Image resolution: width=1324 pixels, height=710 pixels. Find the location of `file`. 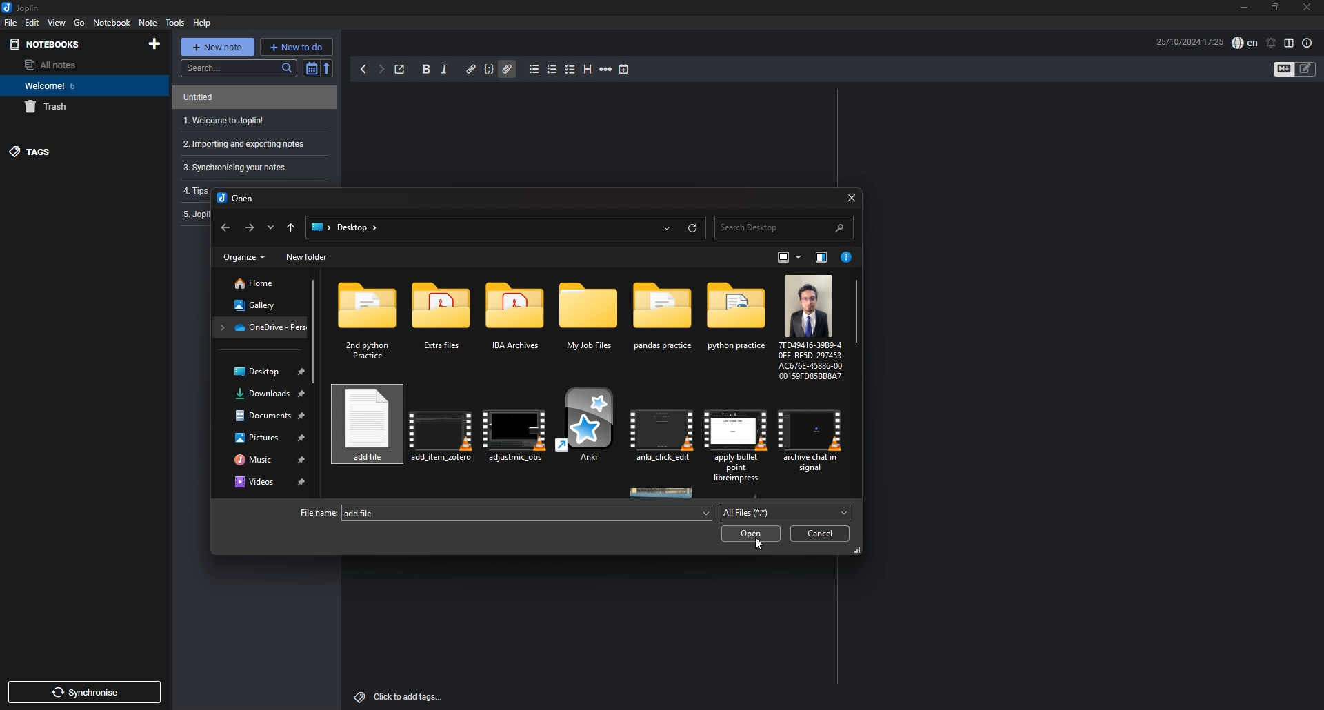

file is located at coordinates (808, 327).